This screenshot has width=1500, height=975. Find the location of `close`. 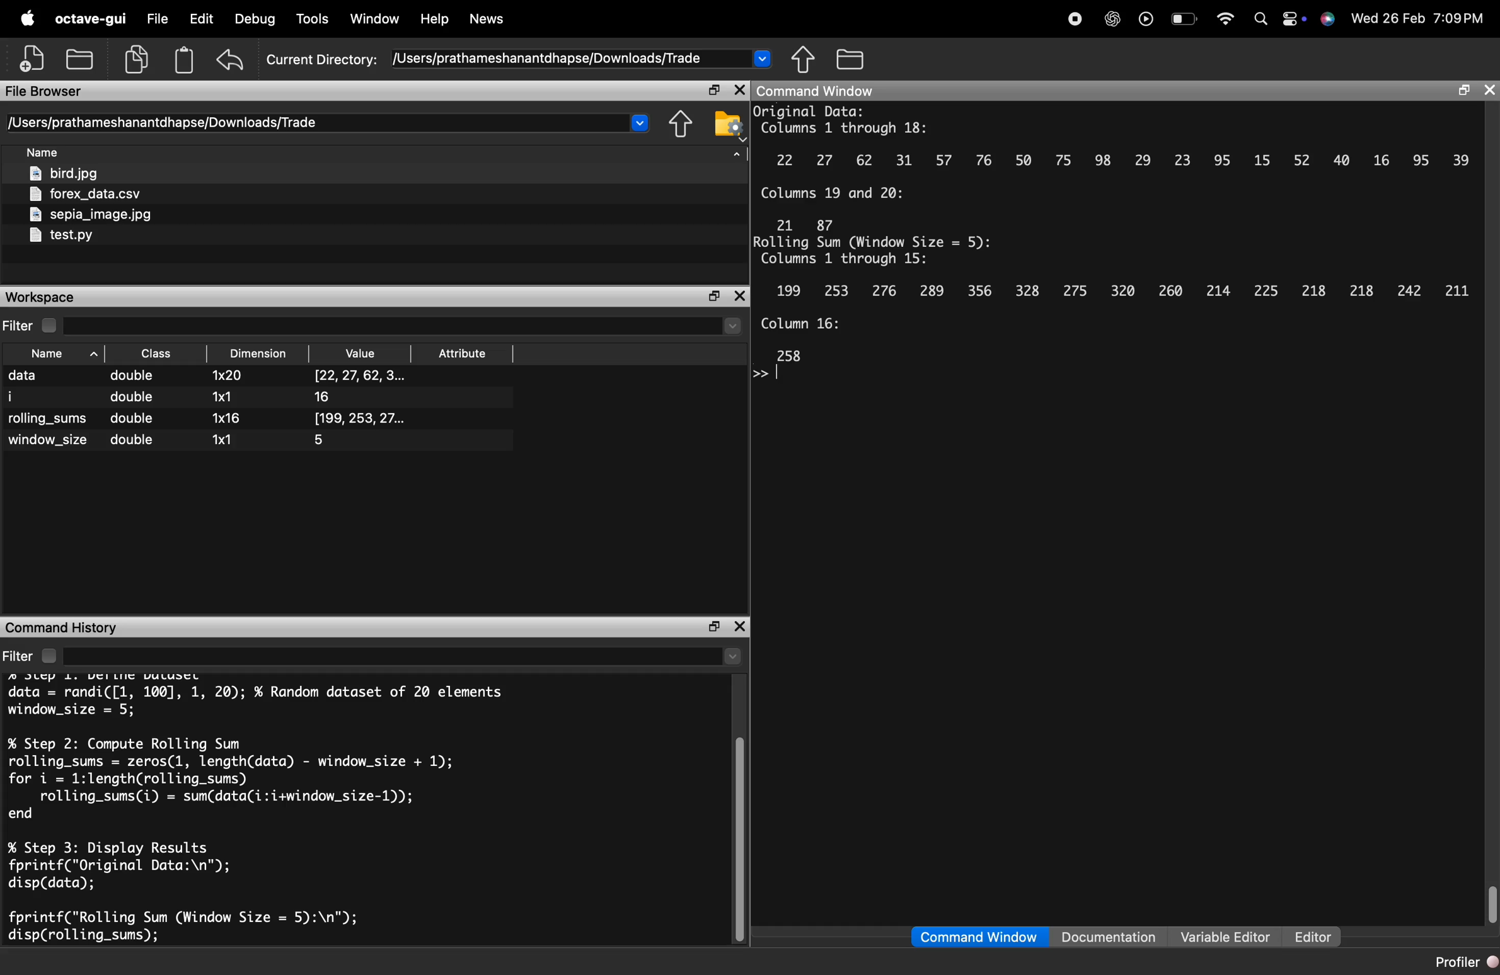

close is located at coordinates (741, 627).